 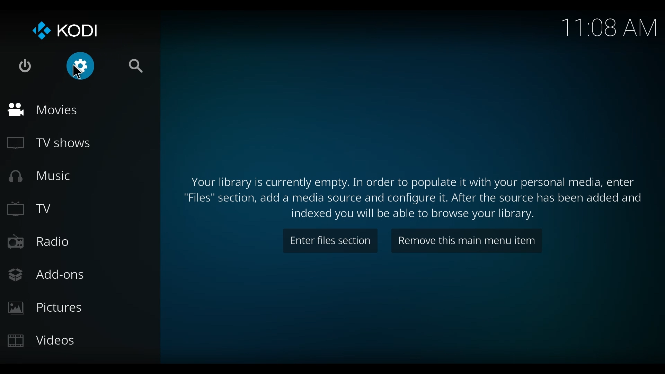 I want to click on Remove this main menu item, so click(x=467, y=241).